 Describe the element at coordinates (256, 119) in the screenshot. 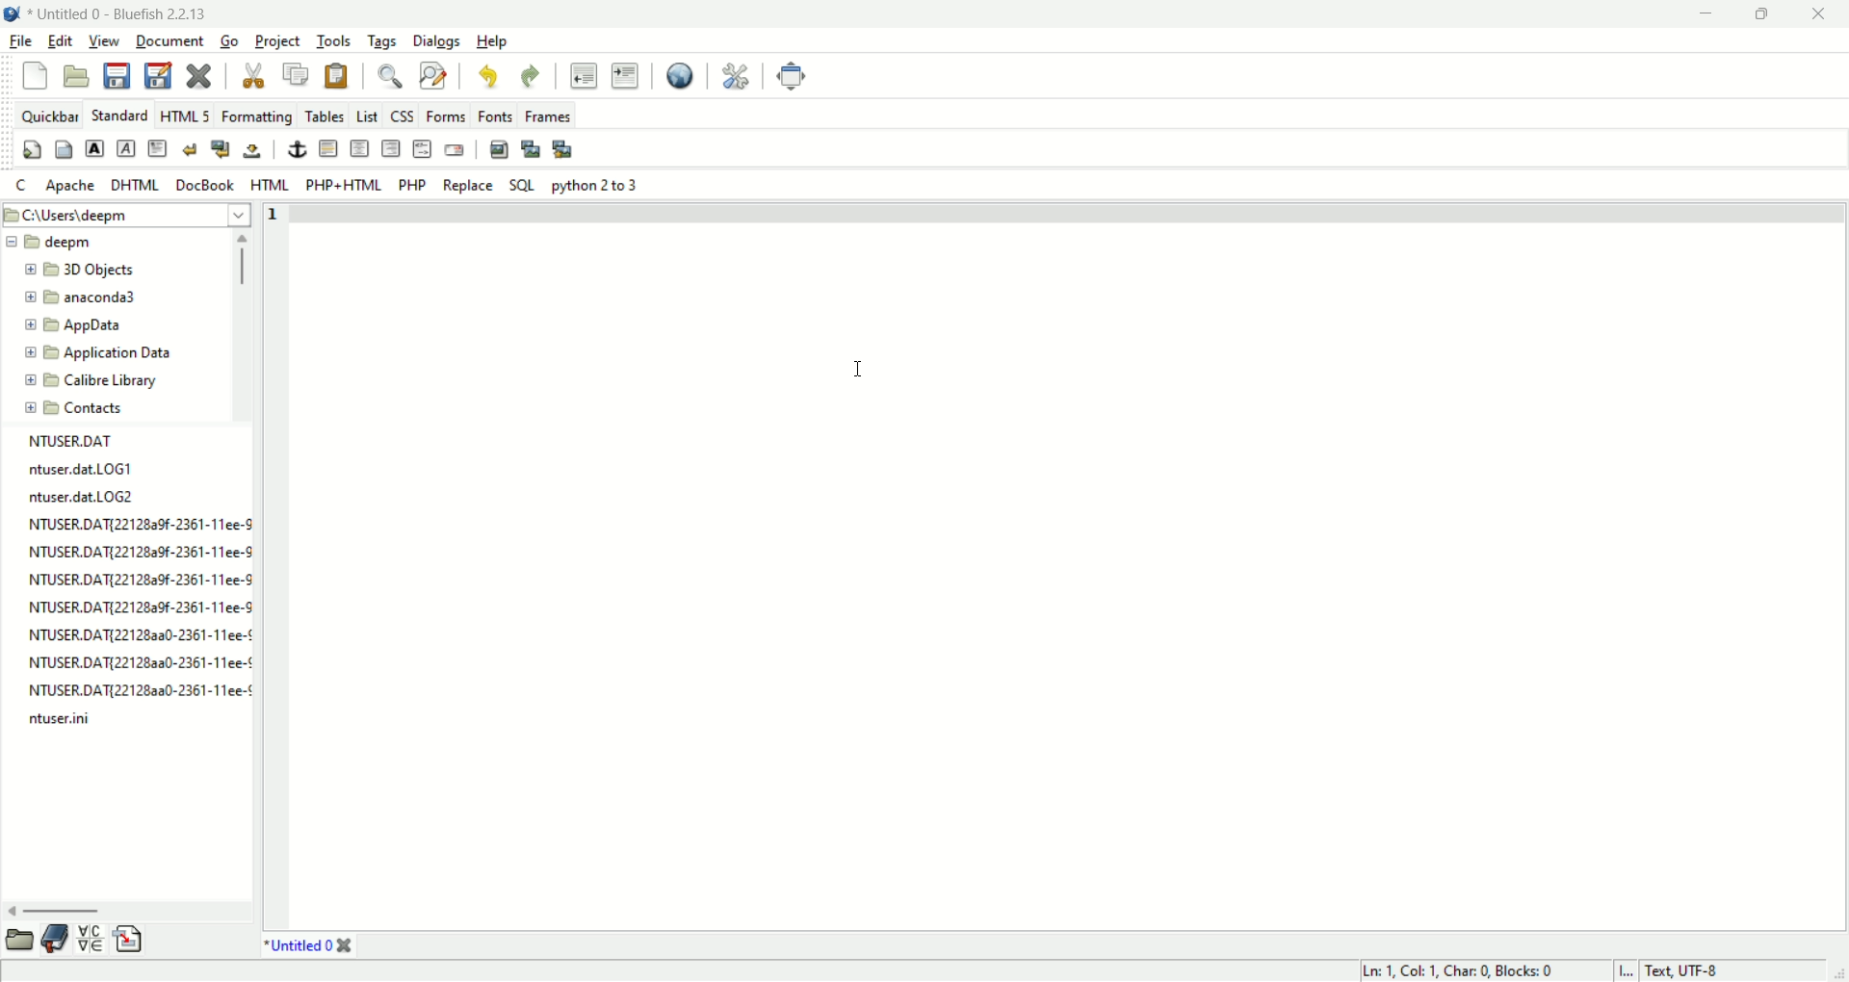

I see `formatting` at that location.